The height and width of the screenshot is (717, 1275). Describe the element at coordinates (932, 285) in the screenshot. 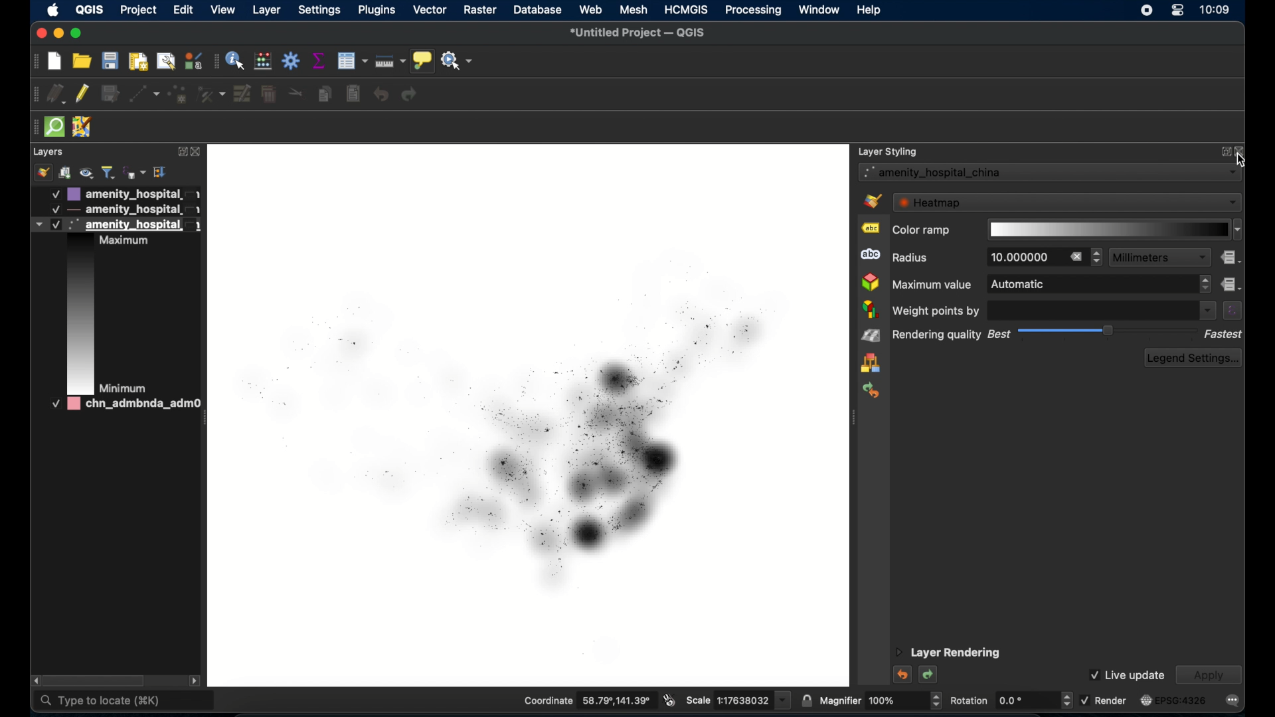

I see `maximum value` at that location.